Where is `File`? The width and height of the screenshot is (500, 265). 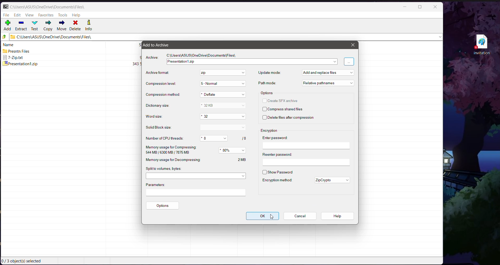 File is located at coordinates (7, 15).